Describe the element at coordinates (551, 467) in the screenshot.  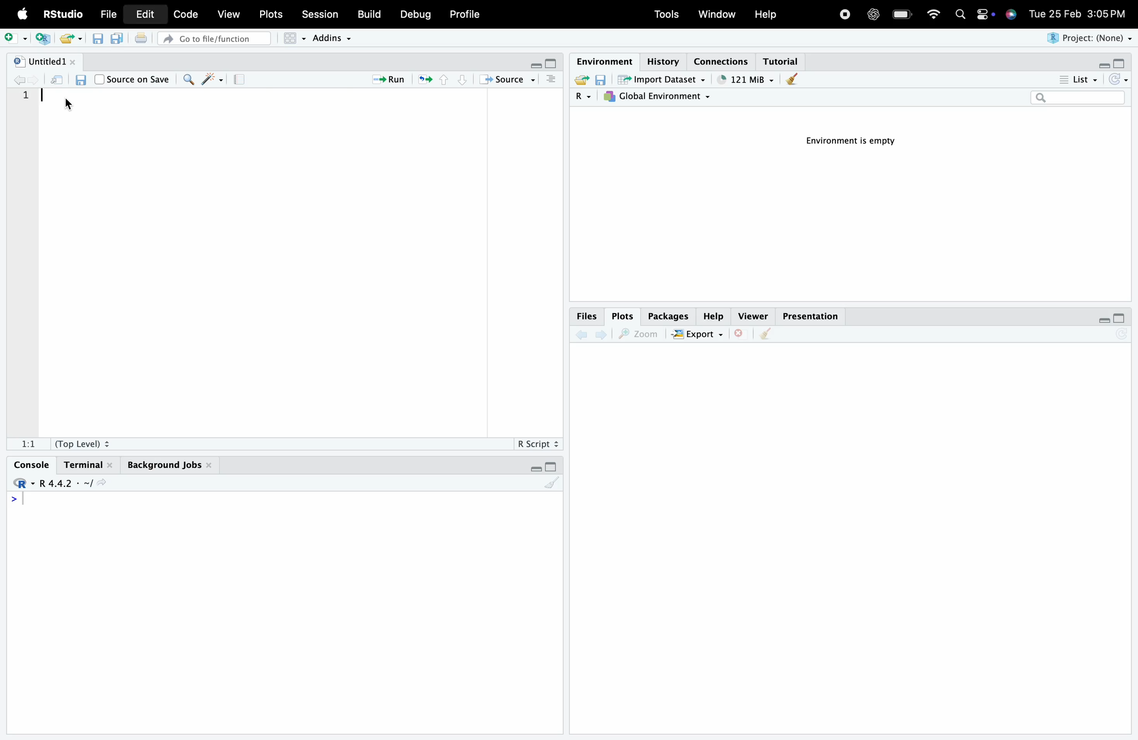
I see `Maximize` at that location.